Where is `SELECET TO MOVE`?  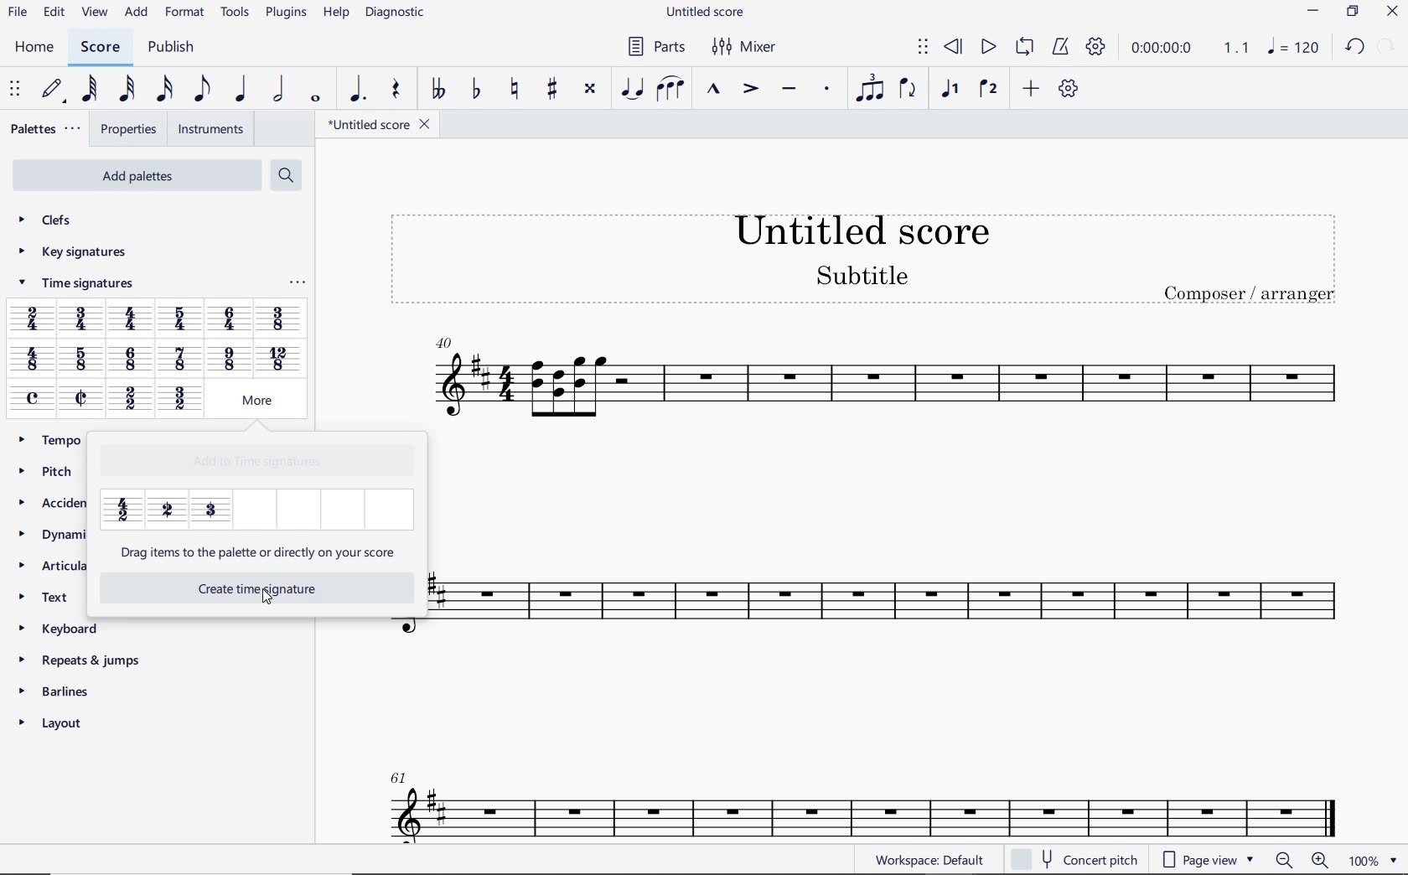 SELECET TO MOVE is located at coordinates (18, 91).